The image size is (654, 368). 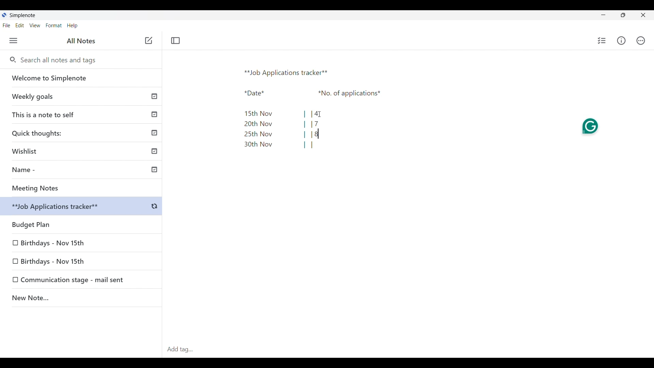 I want to click on Grammarly extension on, so click(x=591, y=126).